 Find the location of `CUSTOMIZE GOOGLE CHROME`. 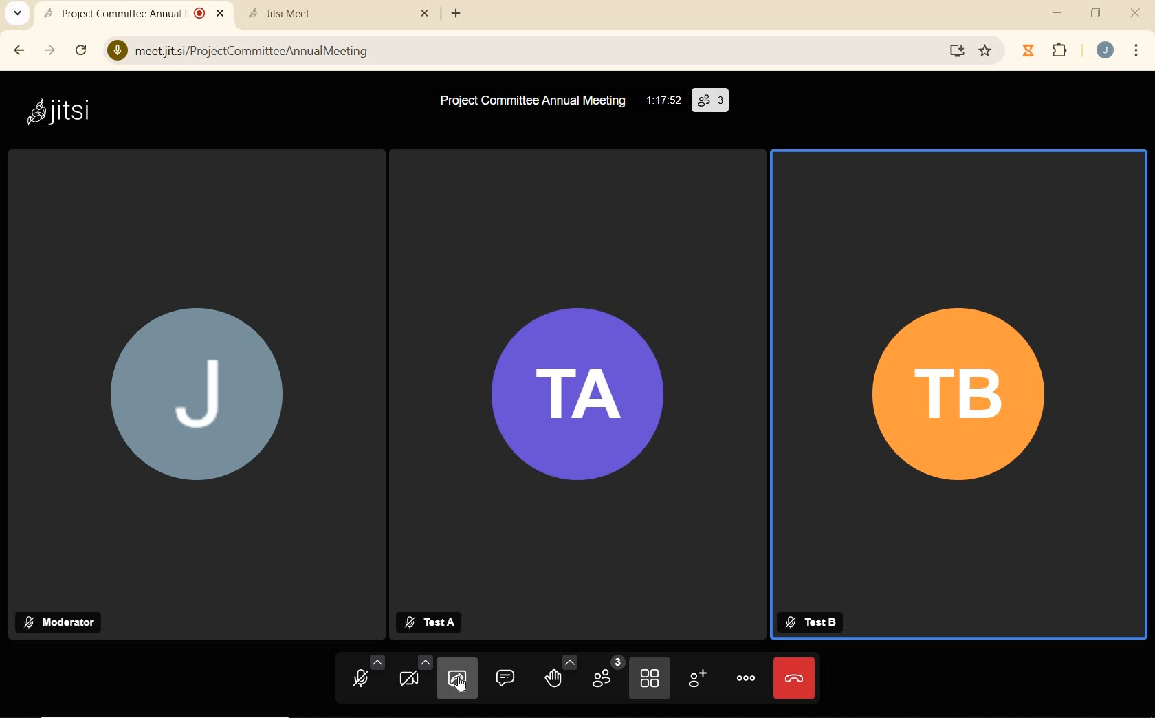

CUSTOMIZE GOOGLE CHROME is located at coordinates (1136, 52).